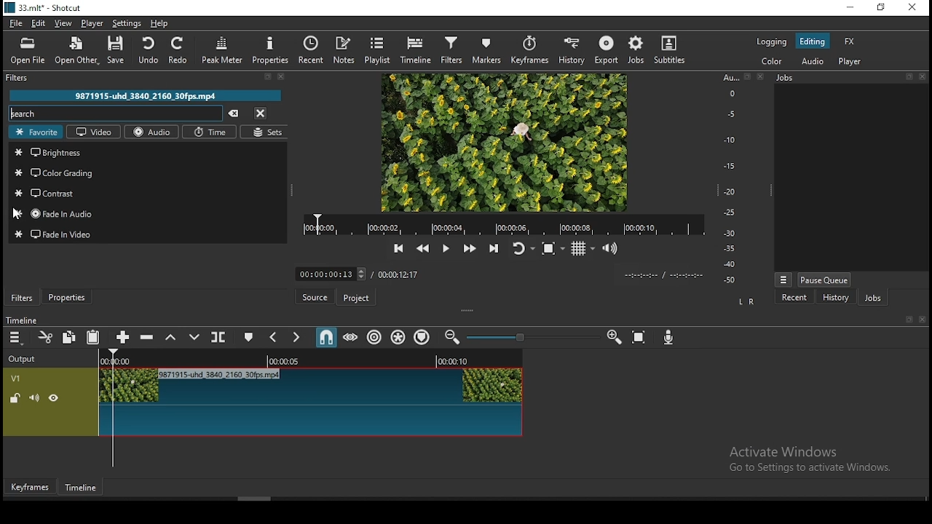  What do you see at coordinates (127, 22) in the screenshot?
I see `settings` at bounding box center [127, 22].